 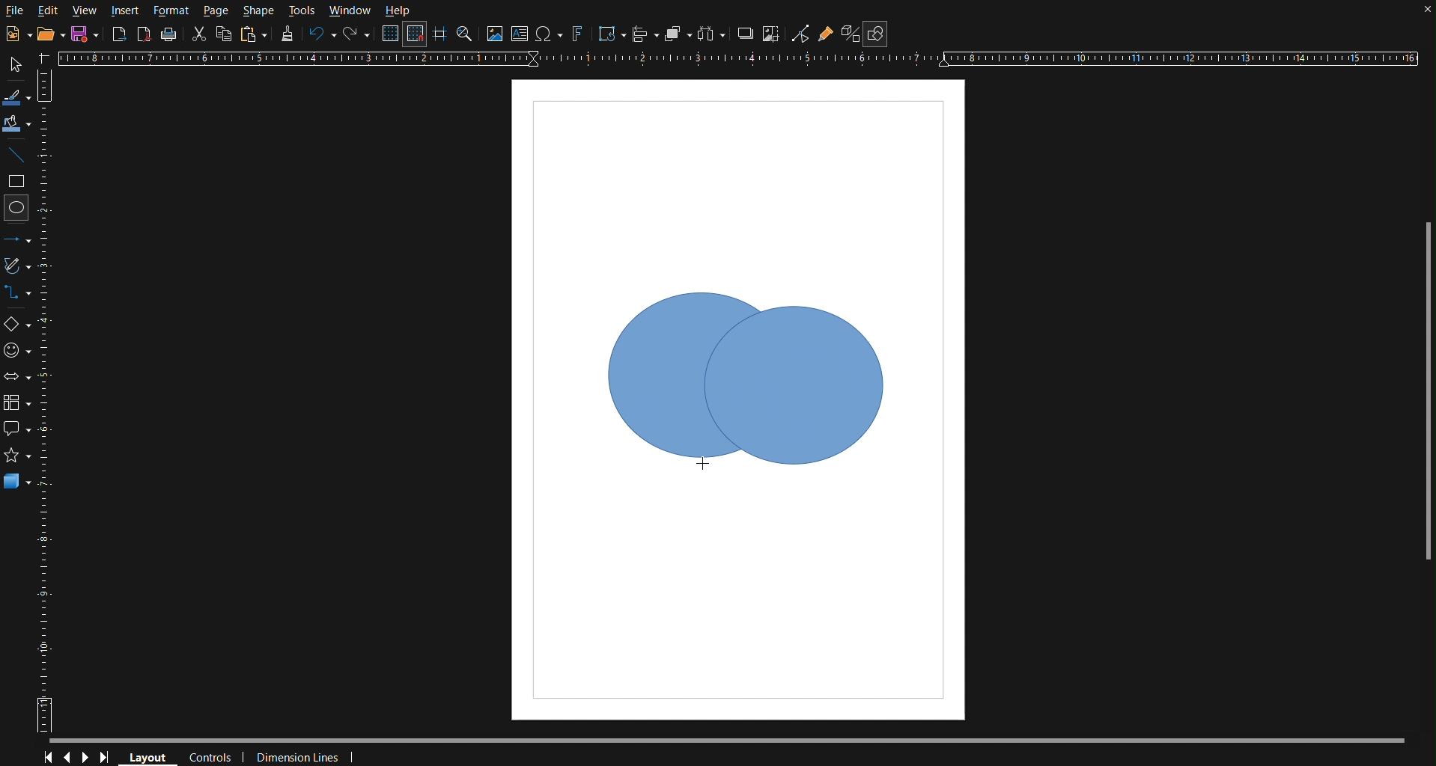 What do you see at coordinates (876, 34) in the screenshot?
I see `Show Draw Functions` at bounding box center [876, 34].